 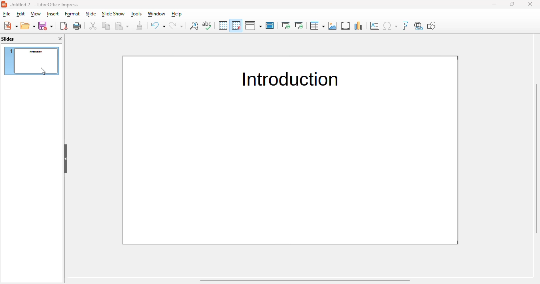 I want to click on insert fontwork text, so click(x=405, y=26).